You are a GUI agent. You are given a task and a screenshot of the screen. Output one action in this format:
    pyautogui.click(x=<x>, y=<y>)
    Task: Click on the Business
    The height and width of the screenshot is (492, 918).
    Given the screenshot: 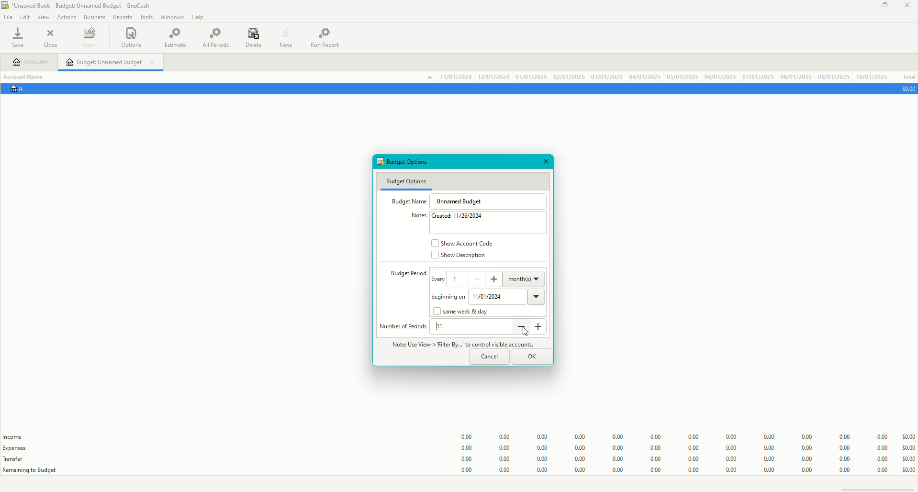 What is the action you would take?
    pyautogui.click(x=95, y=17)
    